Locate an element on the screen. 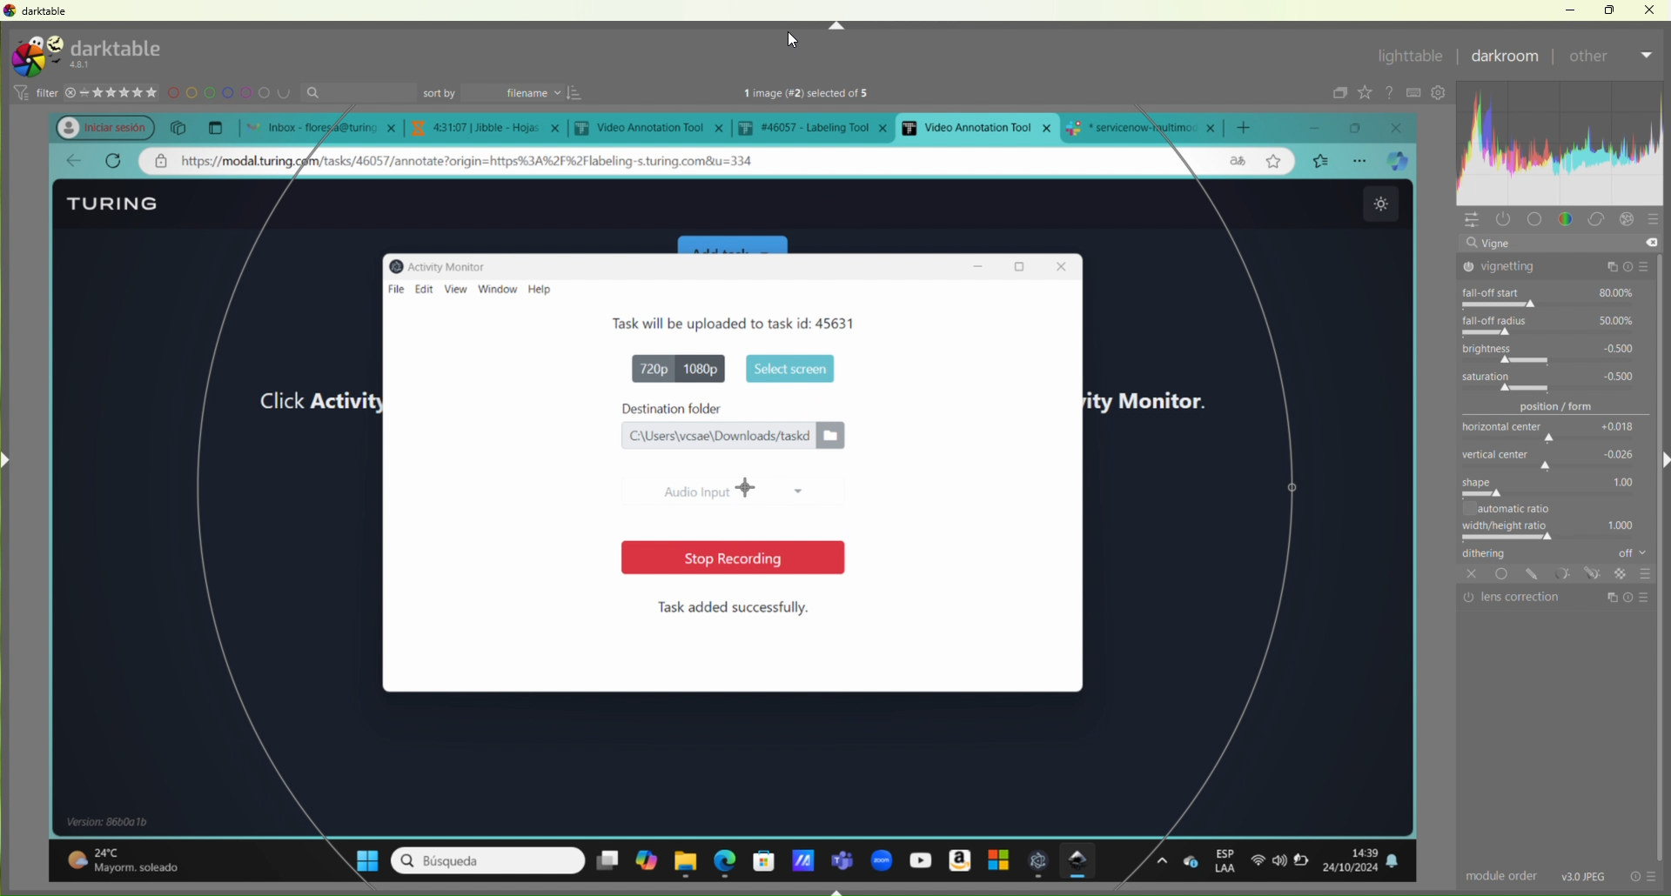 The width and height of the screenshot is (1671, 896). After is located at coordinates (1589, 55).